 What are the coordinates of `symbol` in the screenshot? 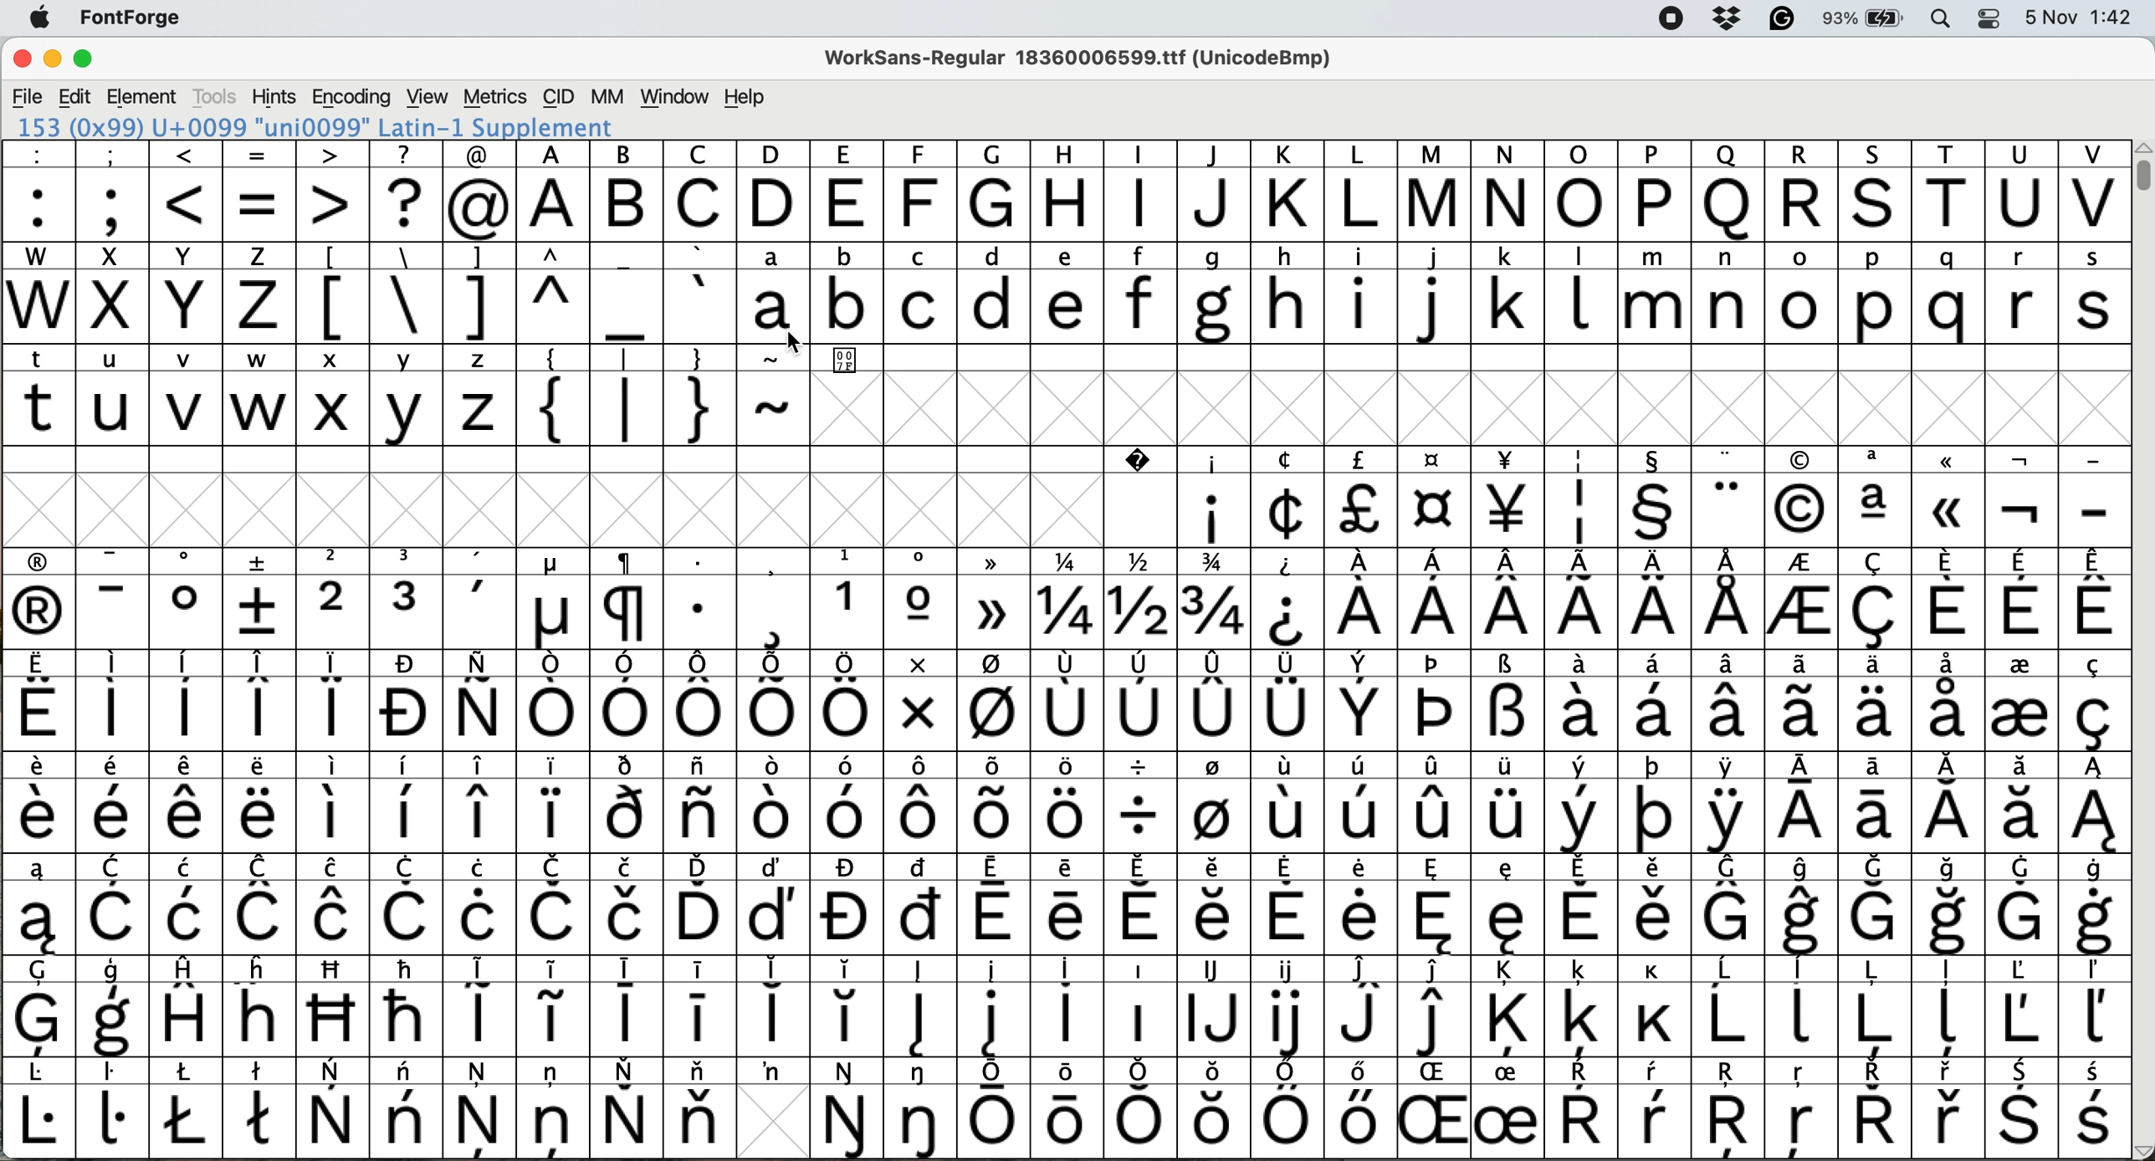 It's located at (626, 1107).